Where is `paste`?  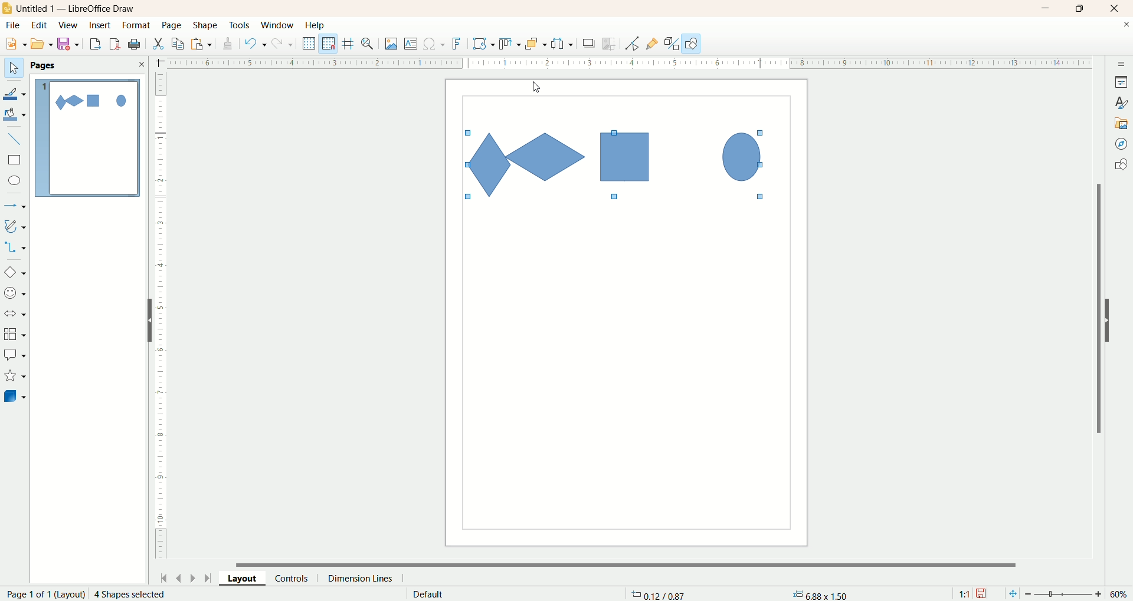
paste is located at coordinates (204, 42).